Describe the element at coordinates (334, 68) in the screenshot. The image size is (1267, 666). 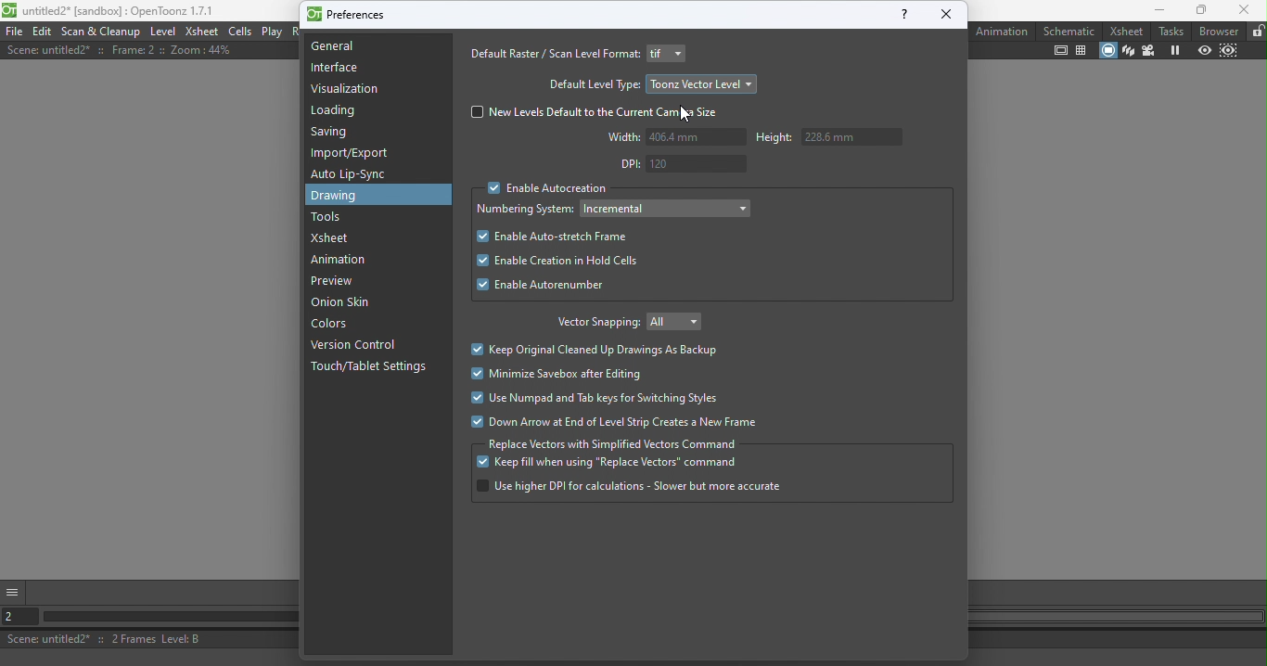
I see `Interface` at that location.